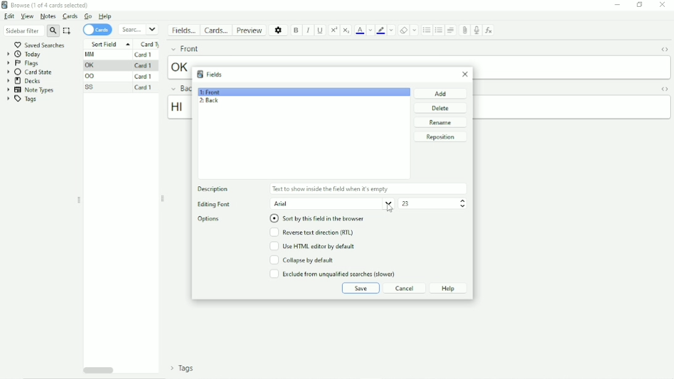 This screenshot has height=379, width=674. Describe the element at coordinates (27, 16) in the screenshot. I see `View` at that location.